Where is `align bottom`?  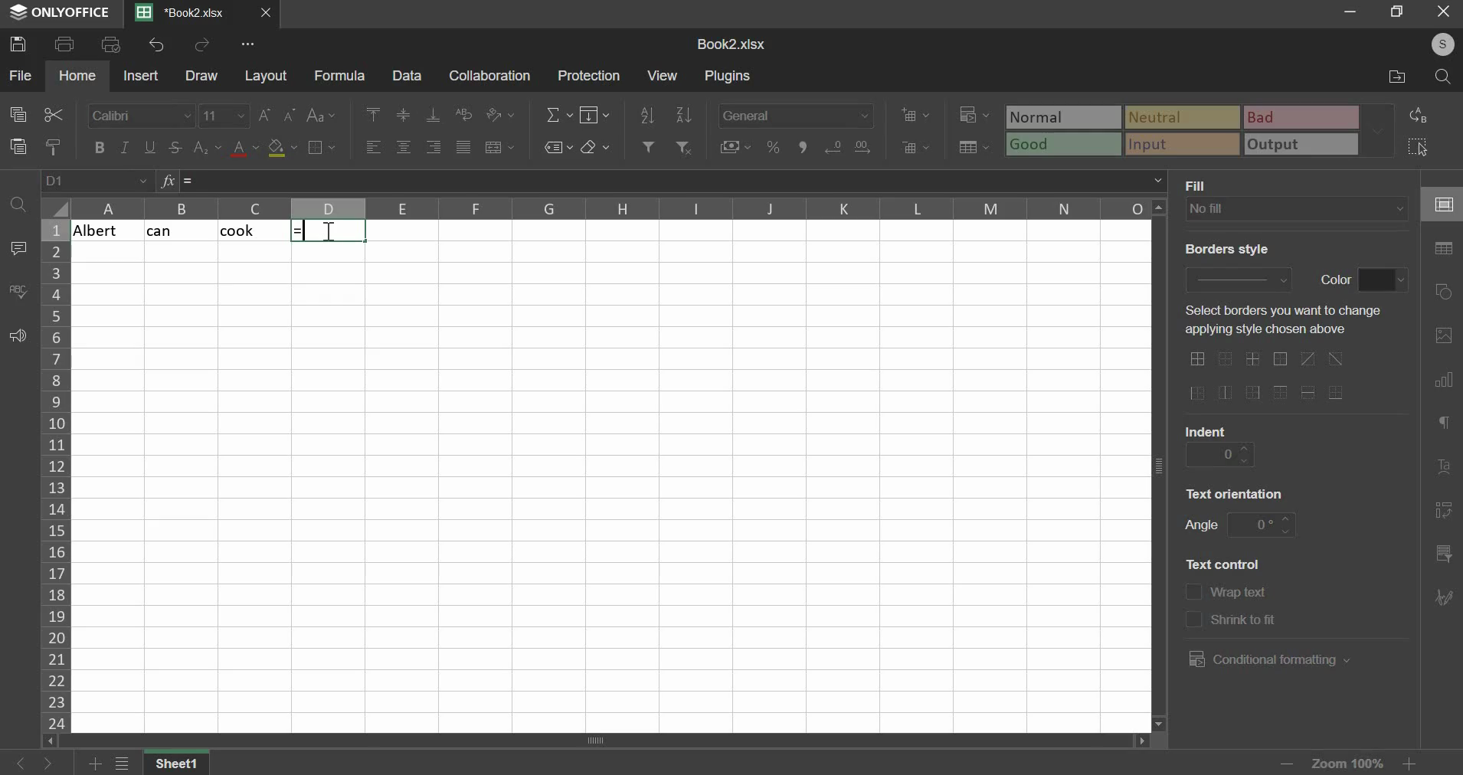 align bottom is located at coordinates (434, 115).